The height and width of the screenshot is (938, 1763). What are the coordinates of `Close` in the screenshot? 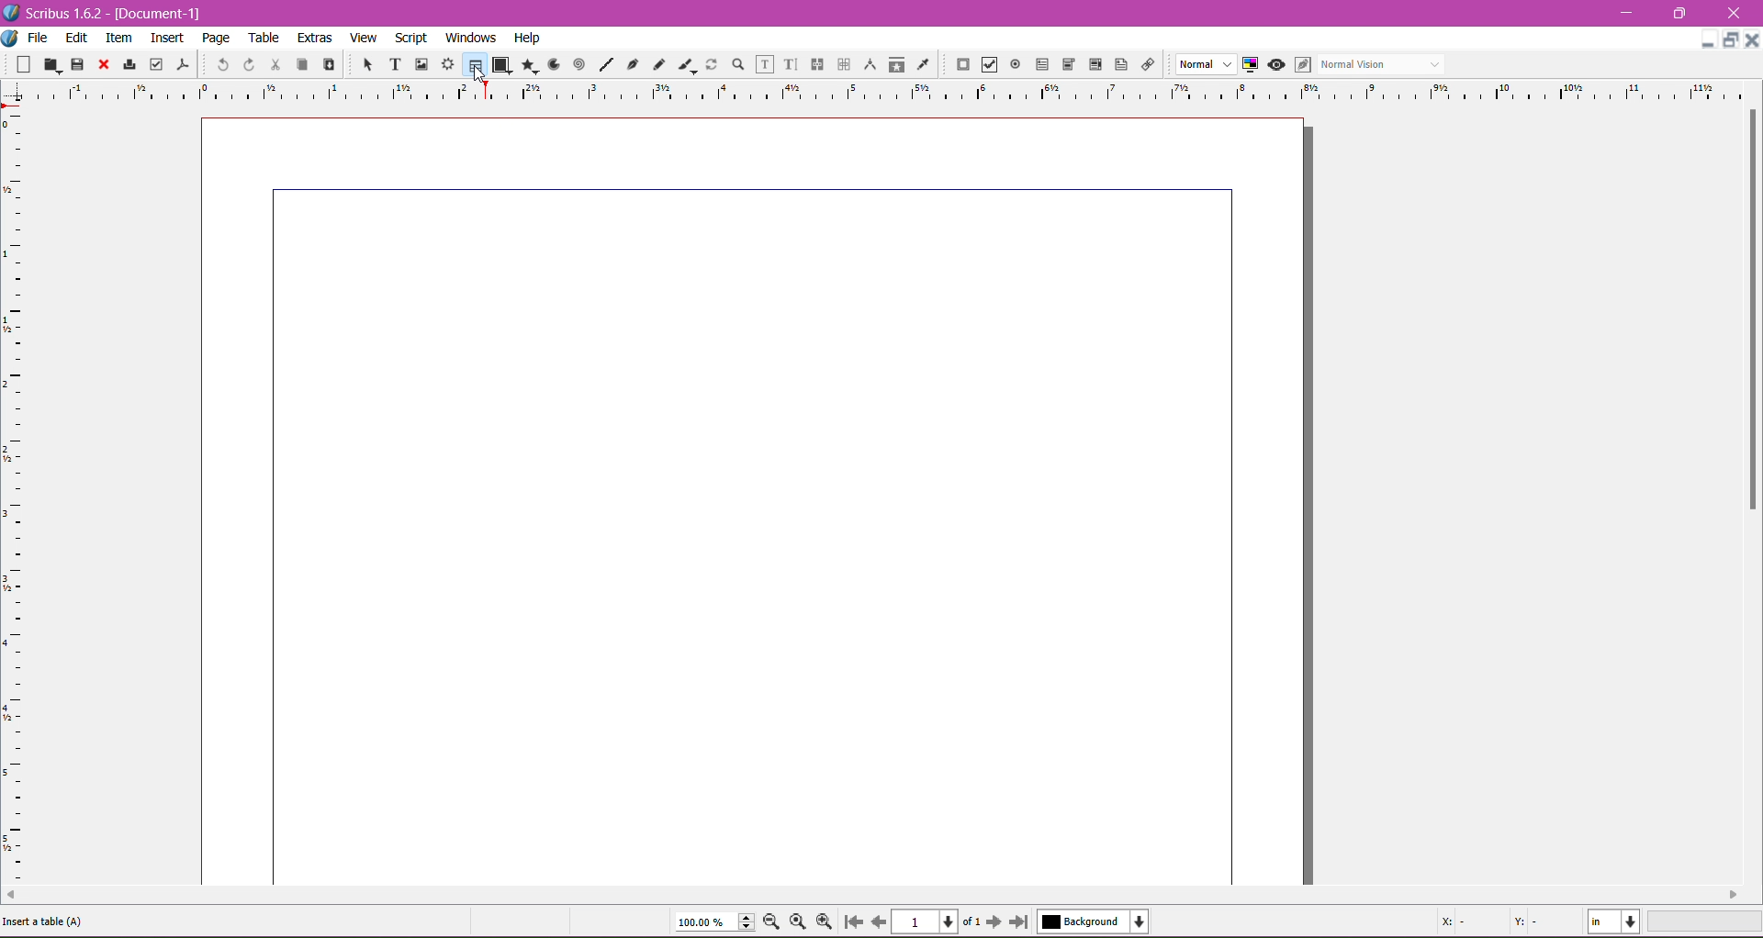 It's located at (1752, 39).